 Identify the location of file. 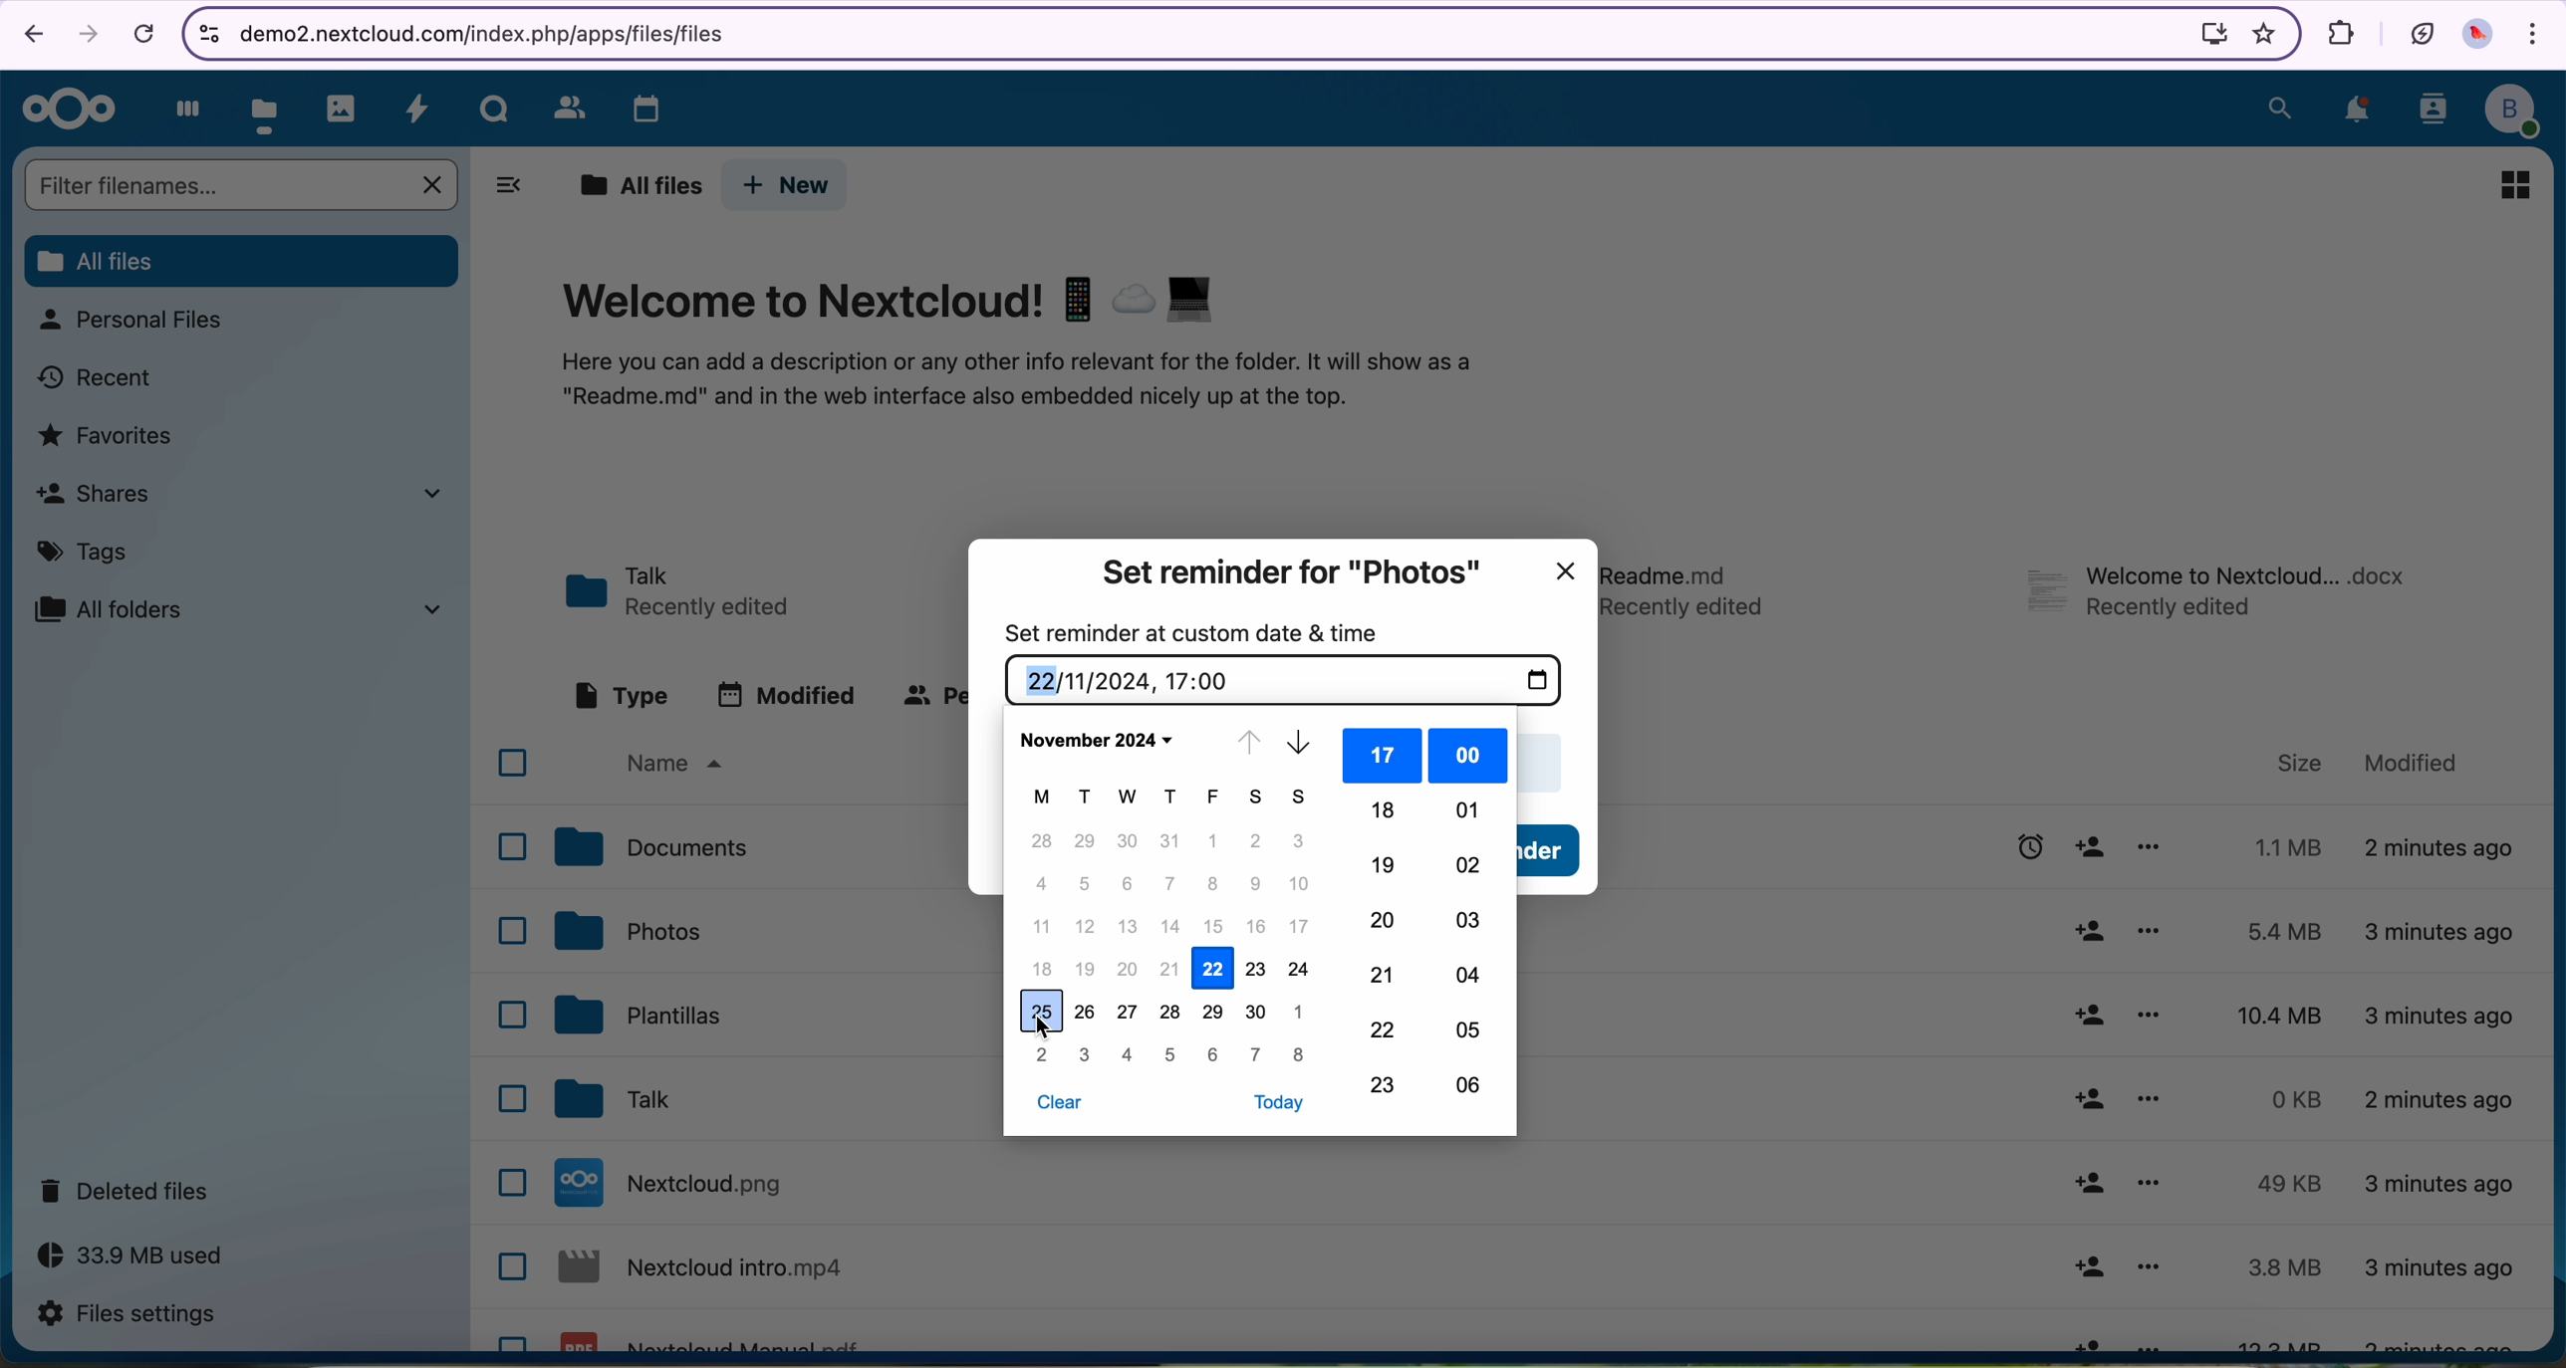
(2219, 597).